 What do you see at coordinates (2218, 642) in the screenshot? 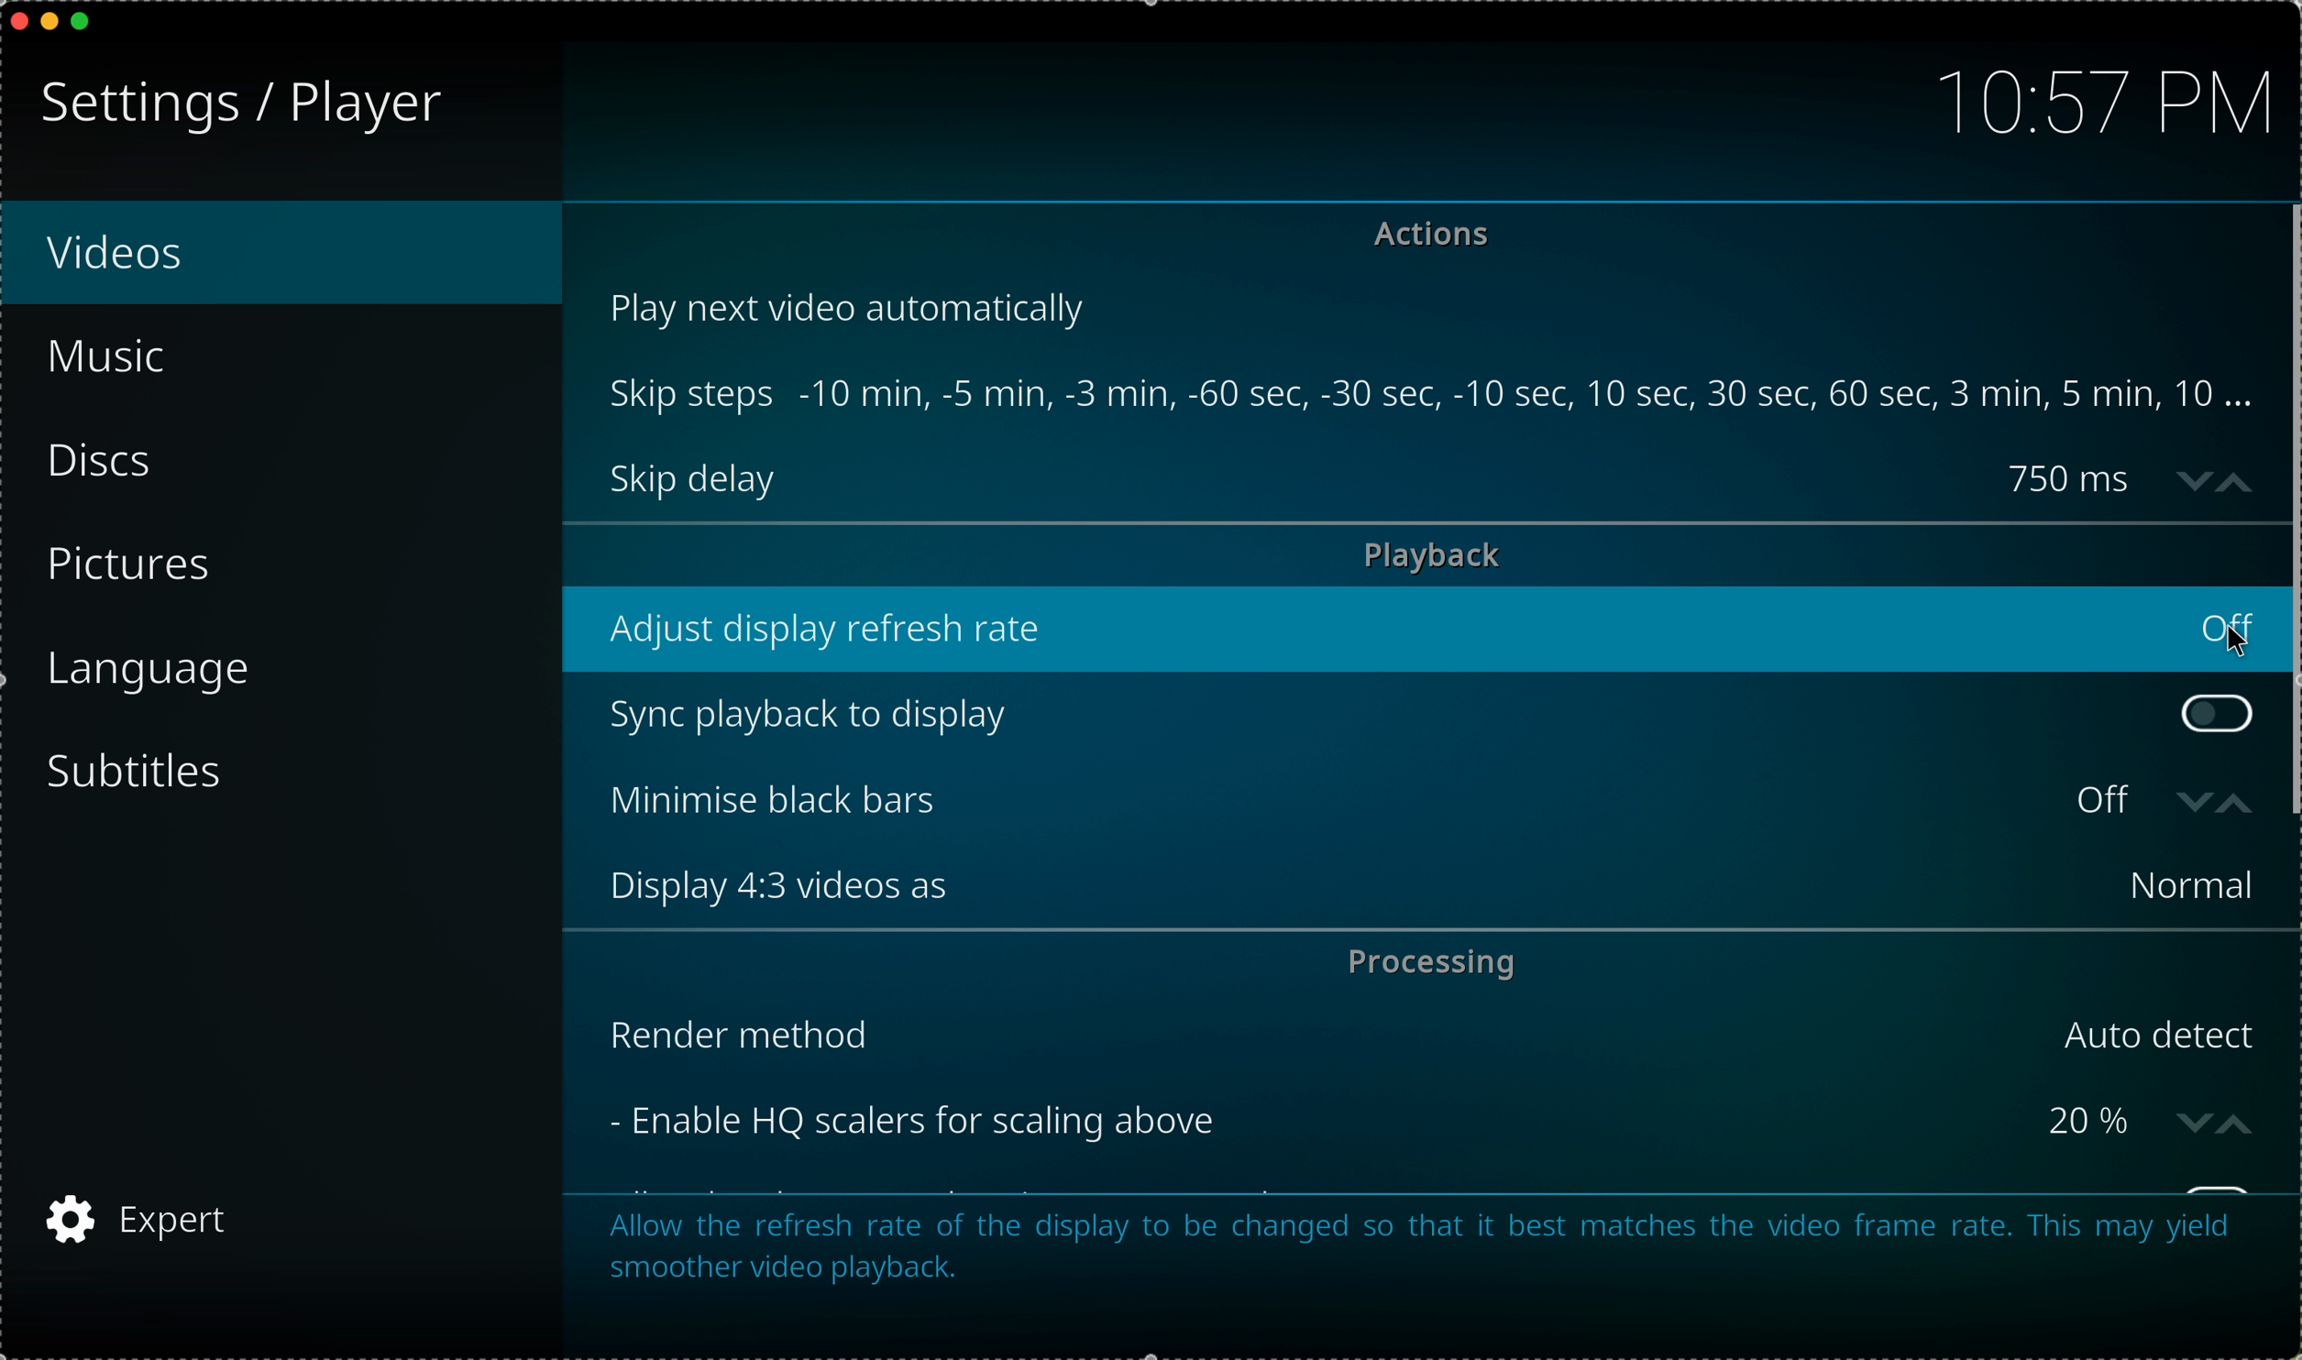
I see `Cursor` at bounding box center [2218, 642].